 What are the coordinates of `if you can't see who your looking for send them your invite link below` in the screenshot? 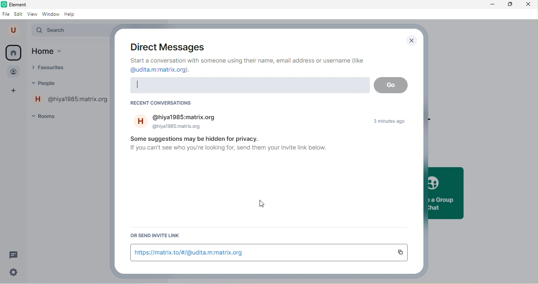 It's located at (229, 151).